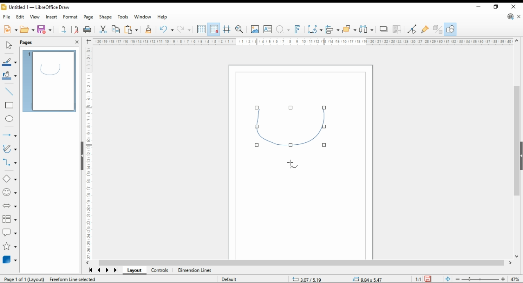 This screenshot has height=283, width=523. I want to click on insert special character, so click(282, 30).